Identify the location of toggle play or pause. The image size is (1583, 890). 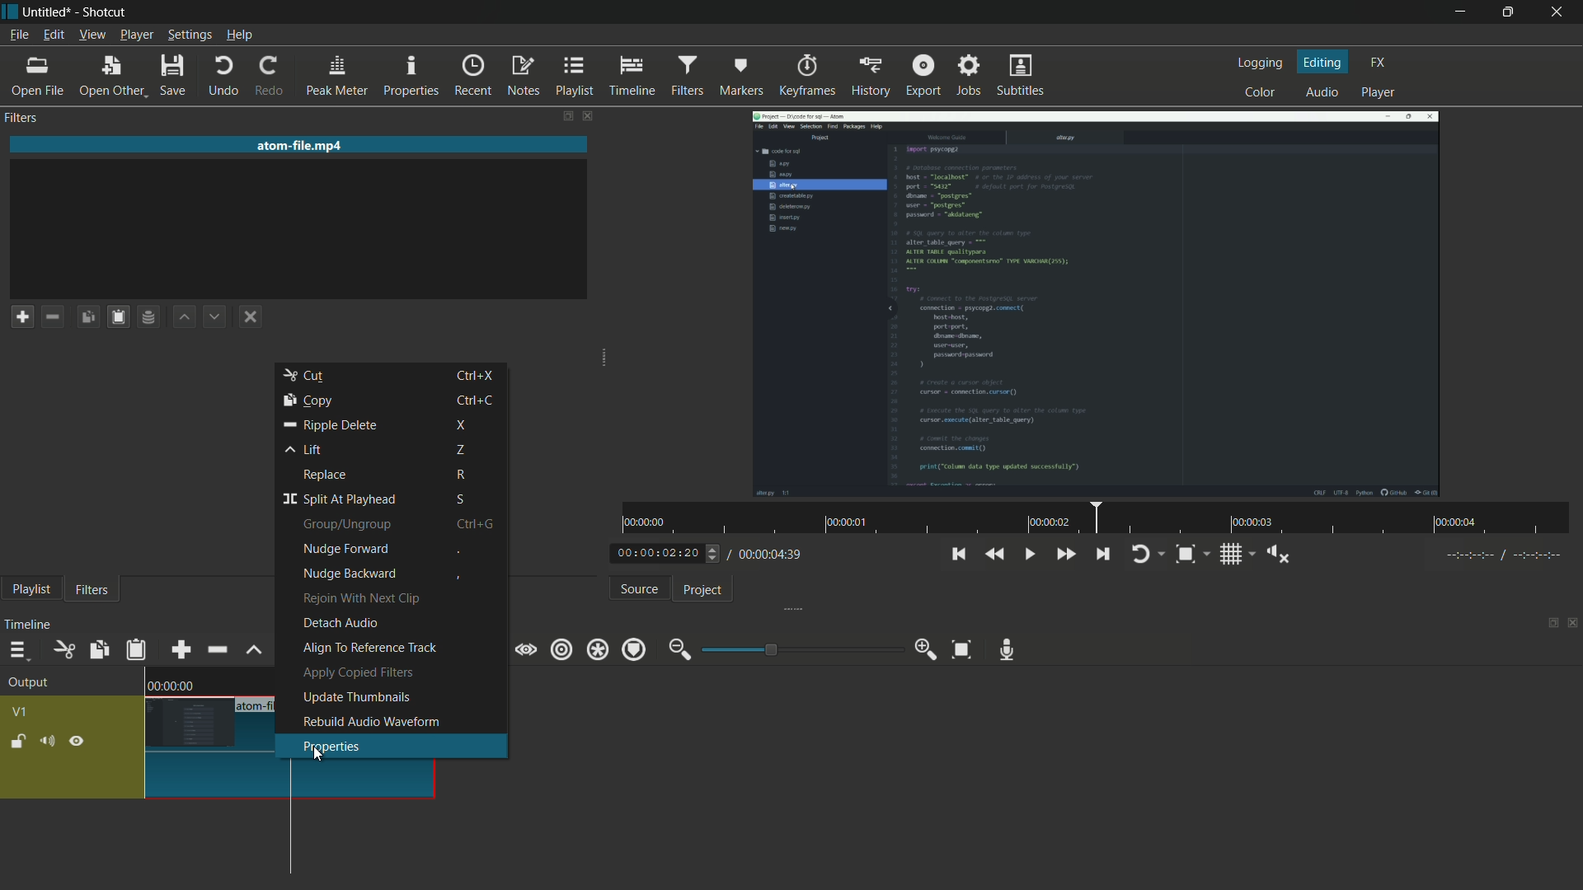
(1027, 555).